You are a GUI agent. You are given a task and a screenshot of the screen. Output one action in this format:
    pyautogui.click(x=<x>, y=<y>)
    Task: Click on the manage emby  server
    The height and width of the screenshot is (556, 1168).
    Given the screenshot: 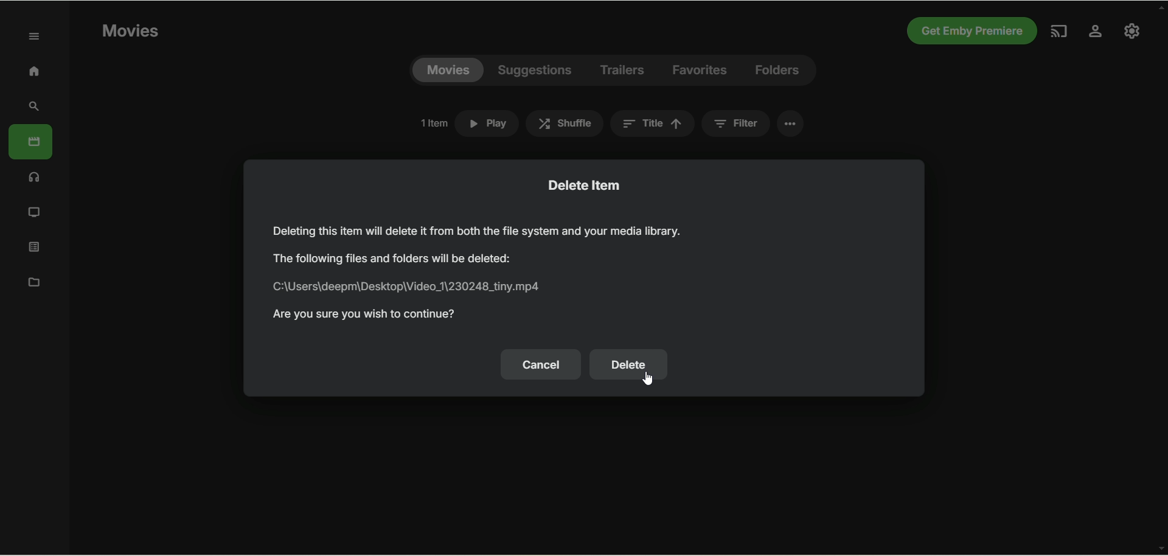 What is the action you would take?
    pyautogui.click(x=1132, y=30)
    